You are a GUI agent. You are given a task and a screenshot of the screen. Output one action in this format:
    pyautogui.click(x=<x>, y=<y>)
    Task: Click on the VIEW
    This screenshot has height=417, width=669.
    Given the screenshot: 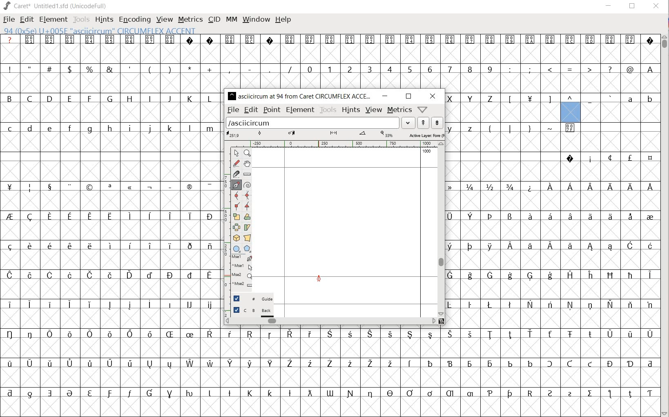 What is the action you would take?
    pyautogui.click(x=164, y=20)
    